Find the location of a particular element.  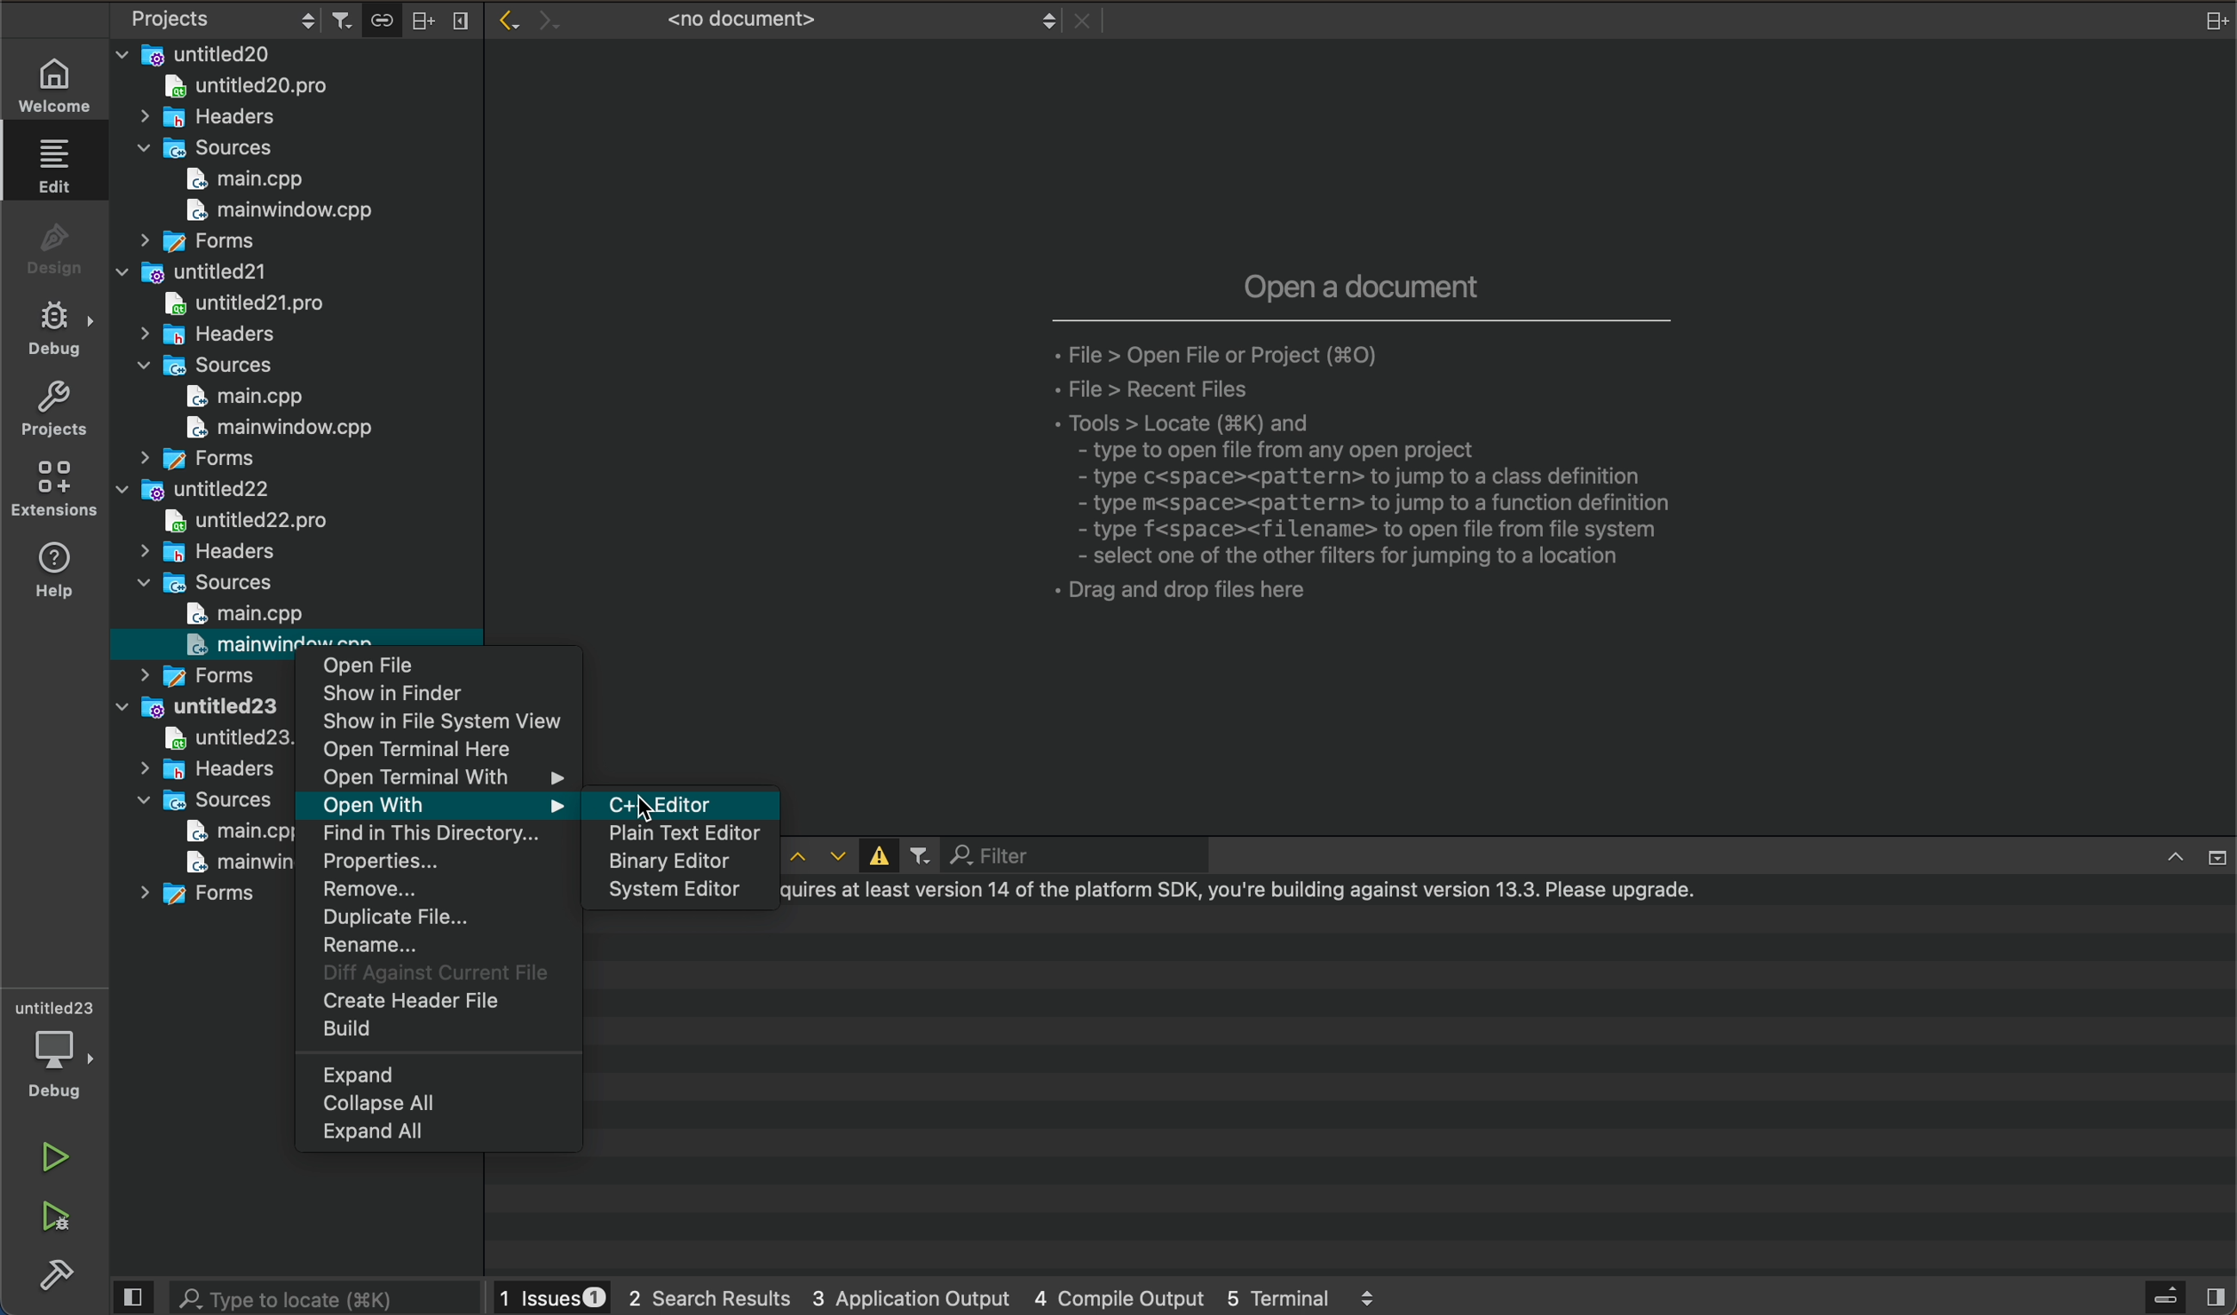

file tab is located at coordinates (826, 20).